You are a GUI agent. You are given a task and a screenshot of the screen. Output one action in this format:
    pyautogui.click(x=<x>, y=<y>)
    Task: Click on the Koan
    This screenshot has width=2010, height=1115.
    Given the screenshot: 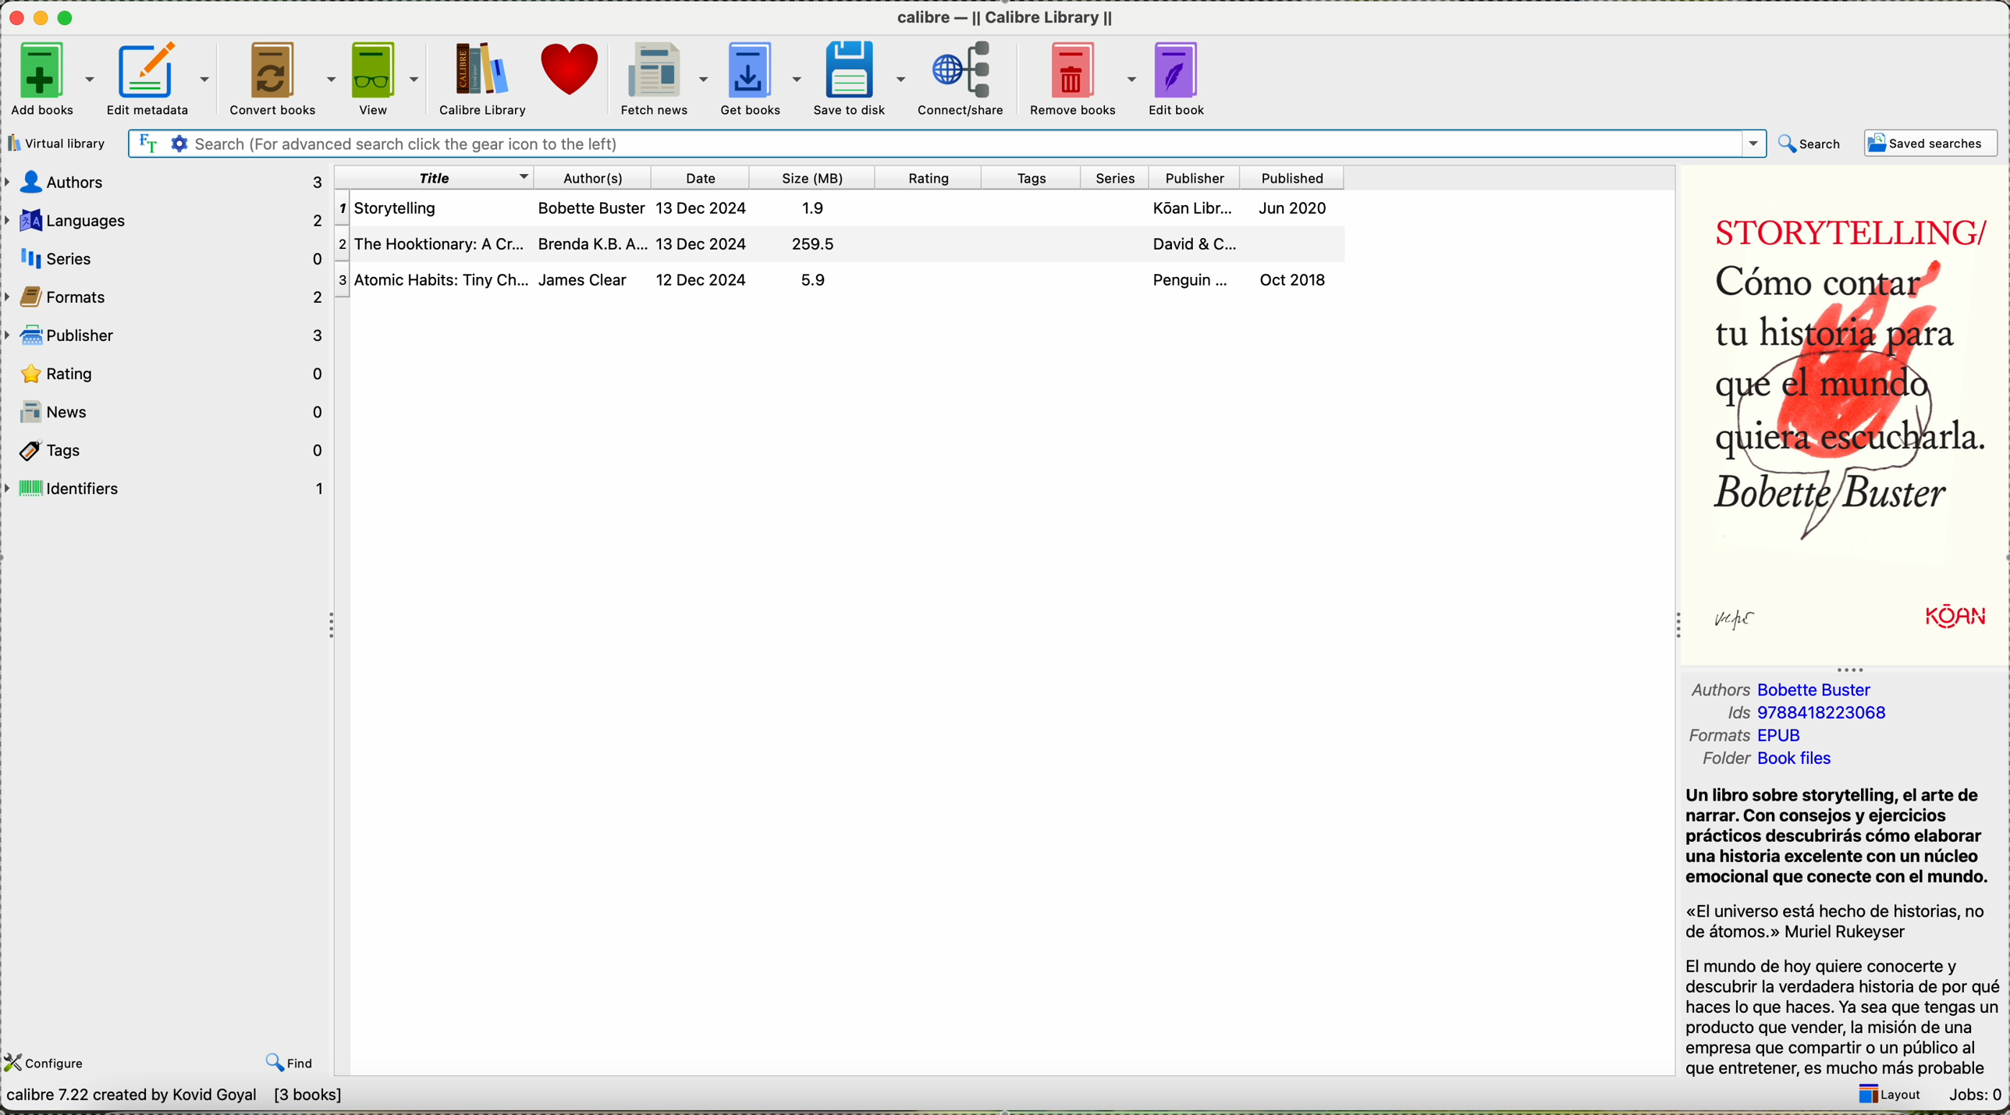 What is the action you would take?
    pyautogui.click(x=1927, y=618)
    